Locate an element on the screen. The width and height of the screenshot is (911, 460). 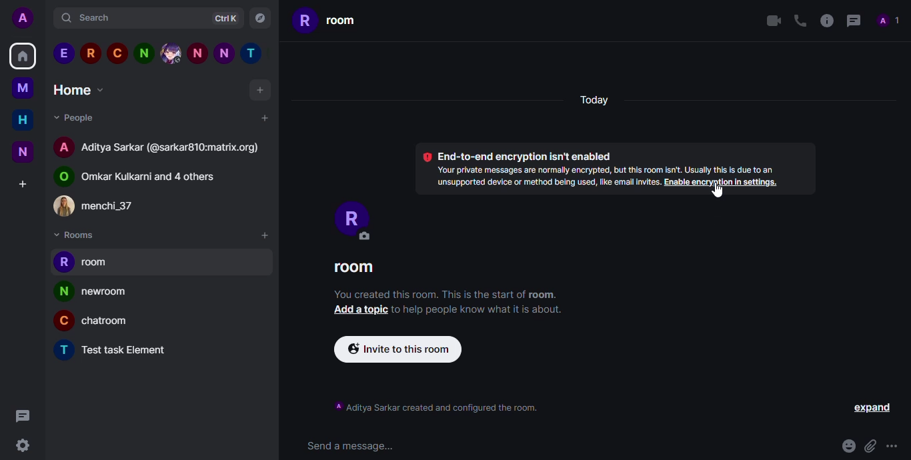
add is located at coordinates (263, 119).